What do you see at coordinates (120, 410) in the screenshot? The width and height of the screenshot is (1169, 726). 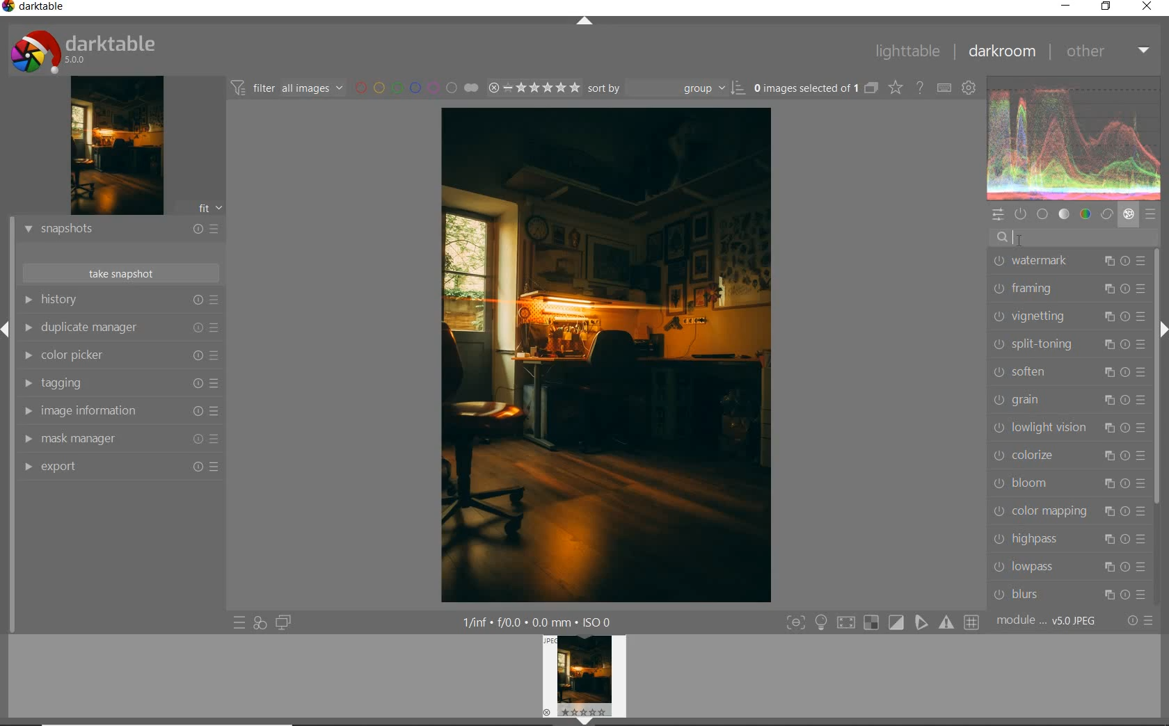 I see `image information` at bounding box center [120, 410].